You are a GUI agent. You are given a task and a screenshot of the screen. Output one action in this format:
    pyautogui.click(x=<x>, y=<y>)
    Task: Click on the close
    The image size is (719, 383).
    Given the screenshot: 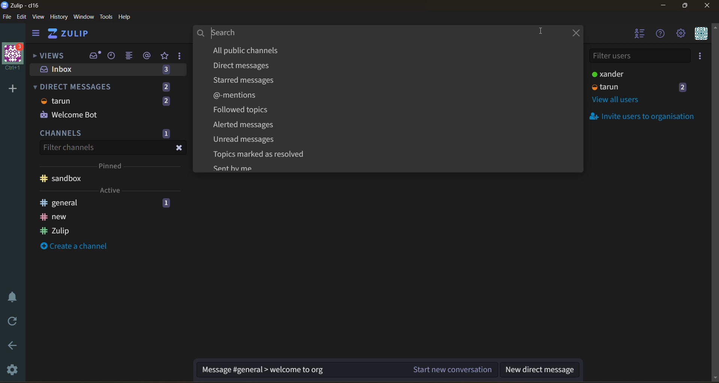 What is the action you would take?
    pyautogui.click(x=576, y=33)
    